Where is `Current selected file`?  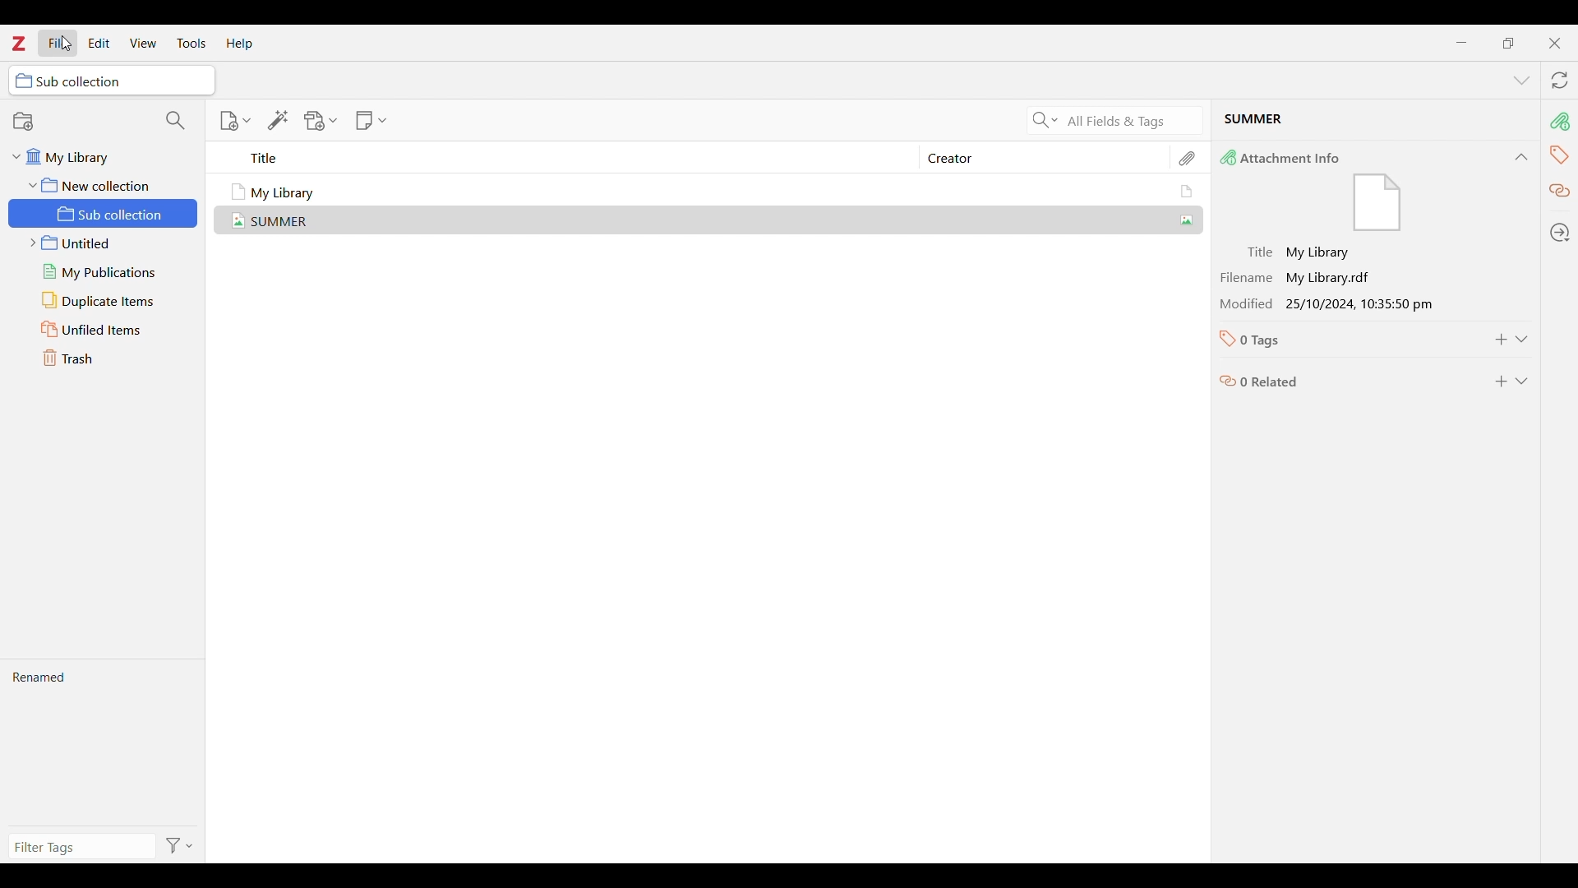 Current selected file is located at coordinates (1375, 122).